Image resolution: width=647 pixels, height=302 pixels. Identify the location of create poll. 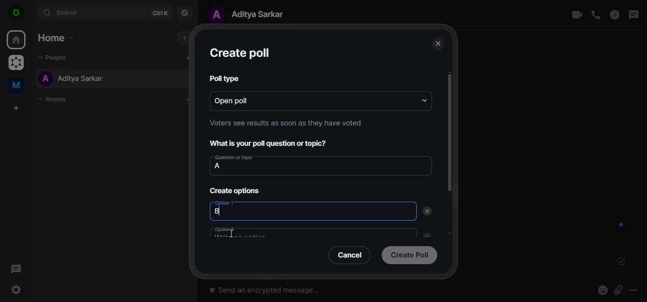
(239, 53).